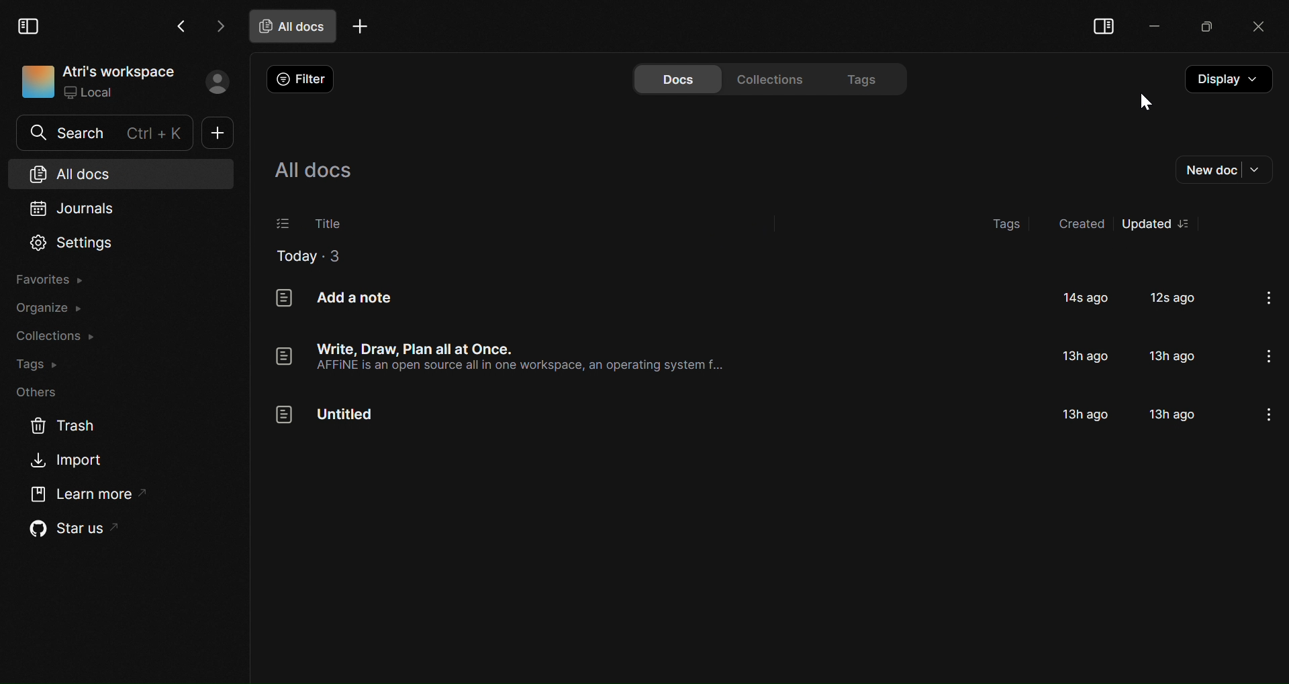 The image size is (1289, 684). I want to click on Tags, so click(867, 78).